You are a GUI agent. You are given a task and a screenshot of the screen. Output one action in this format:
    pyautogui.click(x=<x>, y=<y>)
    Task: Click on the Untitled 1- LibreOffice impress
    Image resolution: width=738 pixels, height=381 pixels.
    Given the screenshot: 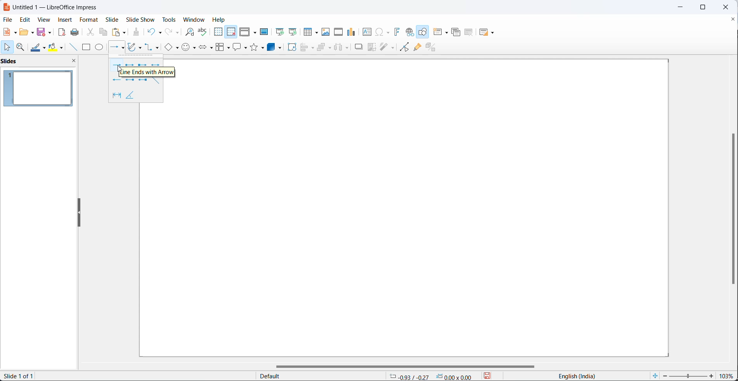 What is the action you would take?
    pyautogui.click(x=55, y=7)
    